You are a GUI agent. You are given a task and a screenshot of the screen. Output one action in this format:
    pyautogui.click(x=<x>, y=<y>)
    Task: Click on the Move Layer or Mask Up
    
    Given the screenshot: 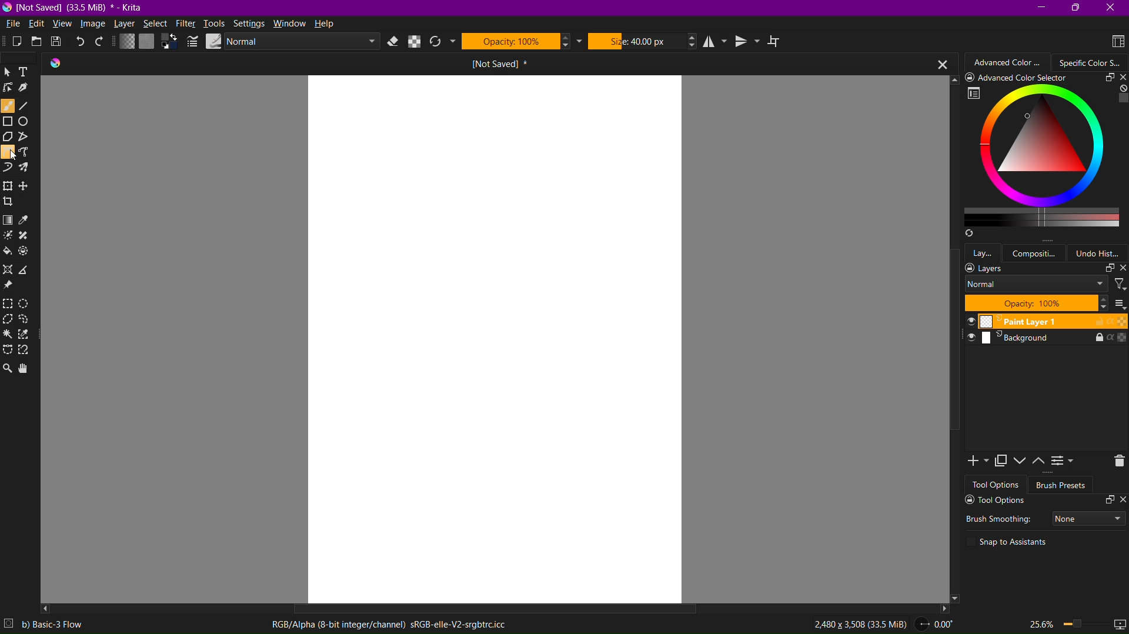 What is the action you would take?
    pyautogui.click(x=1041, y=461)
    